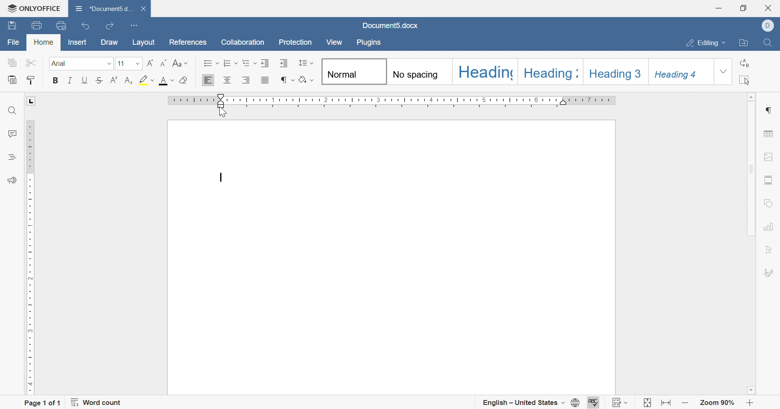  Describe the element at coordinates (243, 41) in the screenshot. I see `collaboration` at that location.